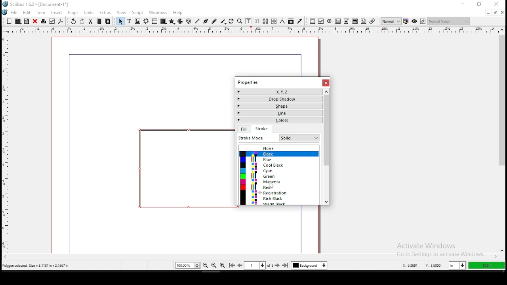  I want to click on calligraphy line, so click(223, 21).